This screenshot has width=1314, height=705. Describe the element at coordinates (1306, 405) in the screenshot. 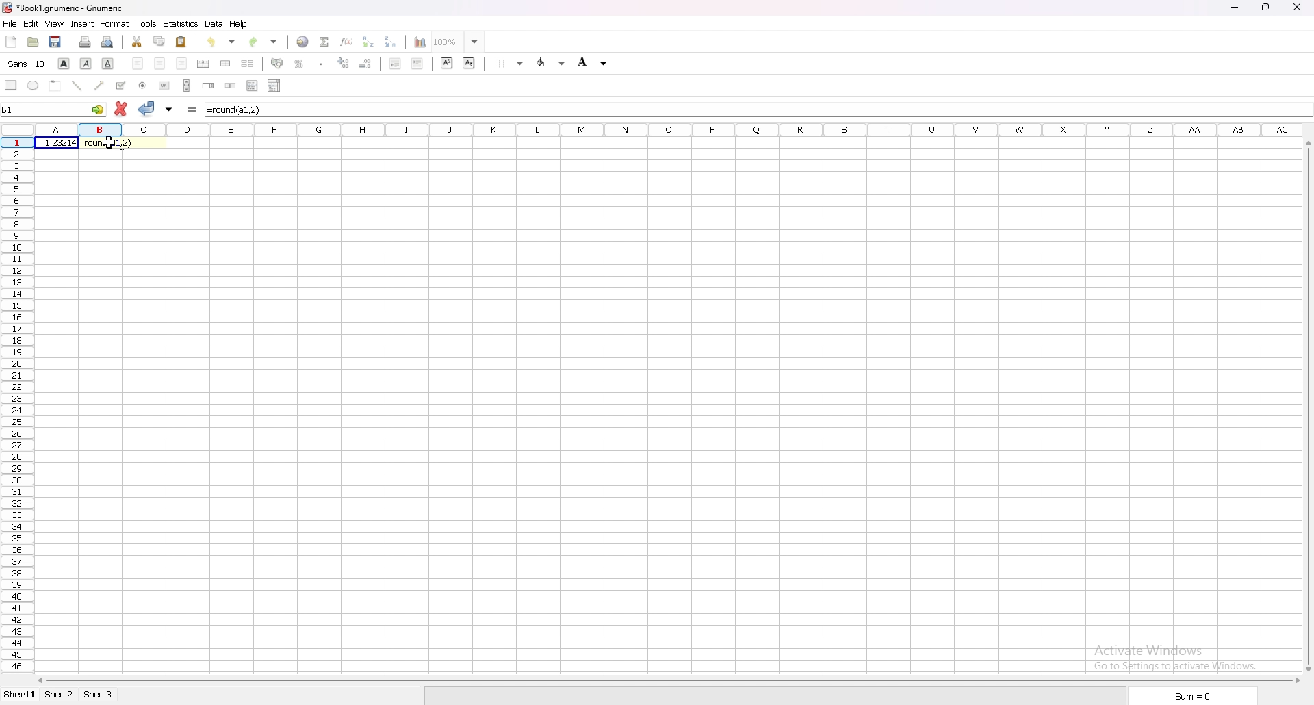

I see `scroll bar` at that location.